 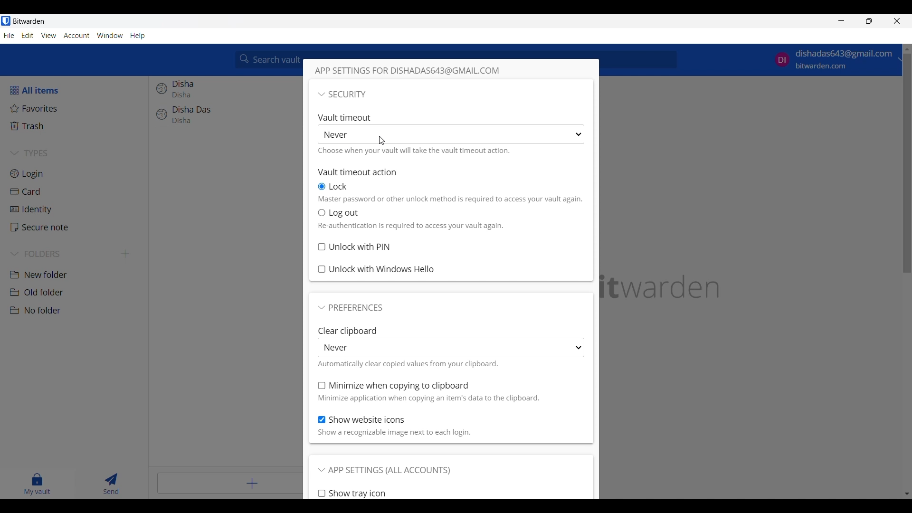 What do you see at coordinates (77, 153) in the screenshot?
I see `Collapse Types section` at bounding box center [77, 153].